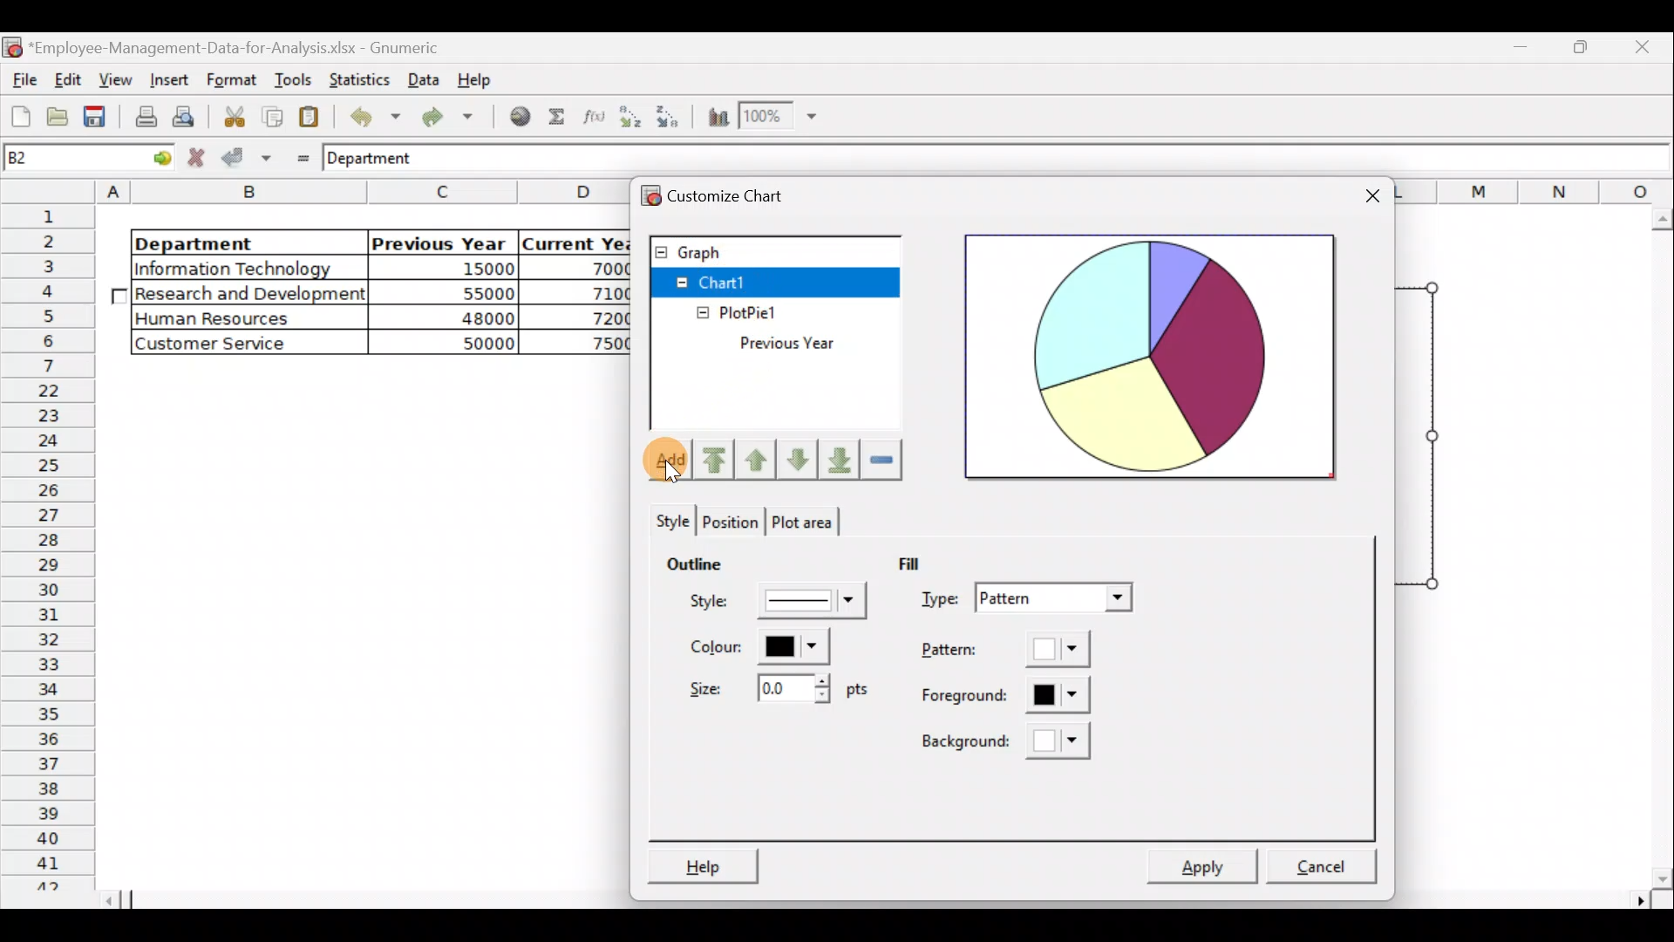  Describe the element at coordinates (246, 46) in the screenshot. I see `Employee-Management-Data-for-Analysis.xlsx - Gnumeric` at that location.